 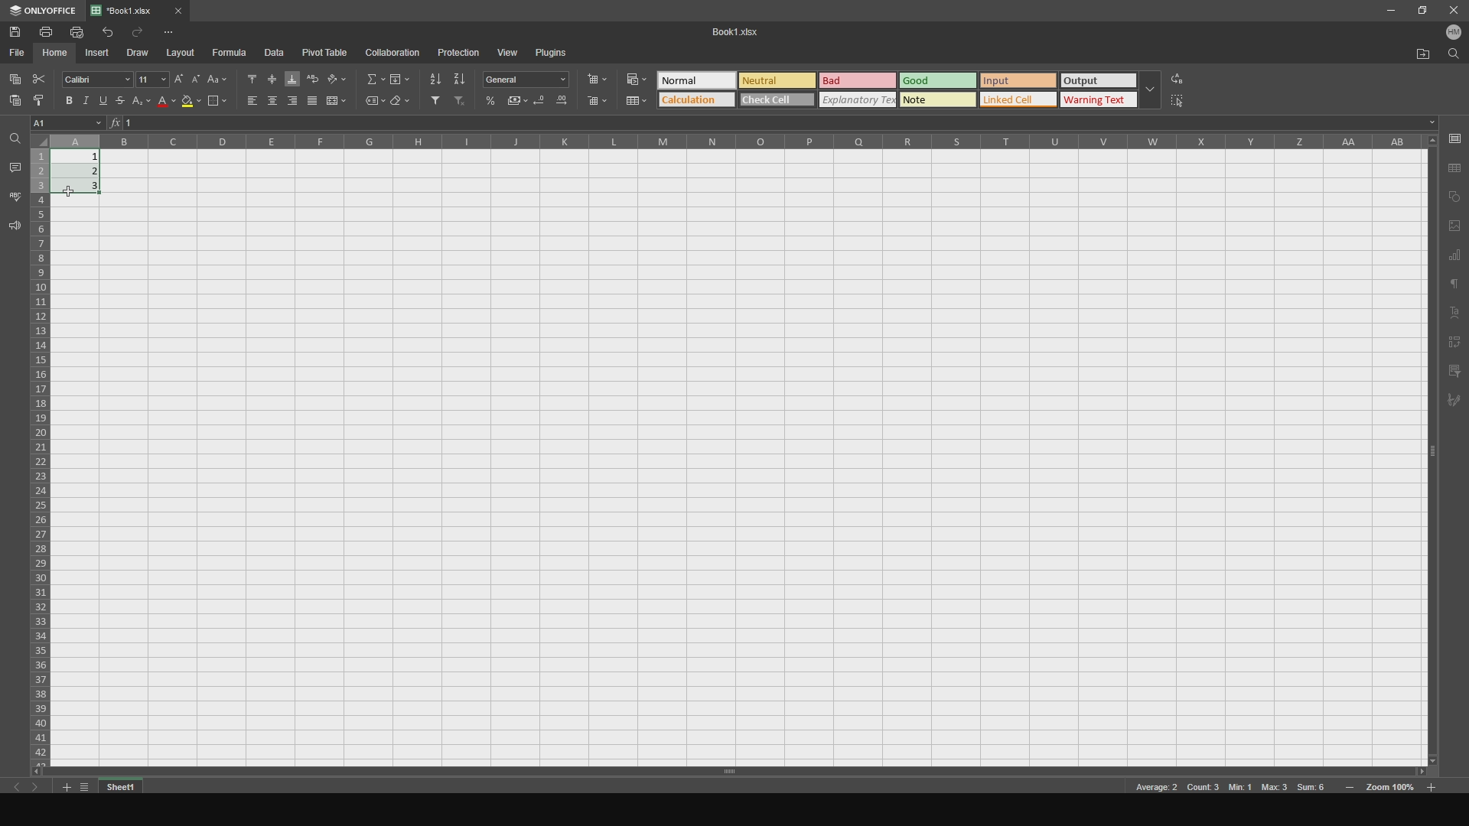 What do you see at coordinates (183, 53) in the screenshot?
I see `layout` at bounding box center [183, 53].